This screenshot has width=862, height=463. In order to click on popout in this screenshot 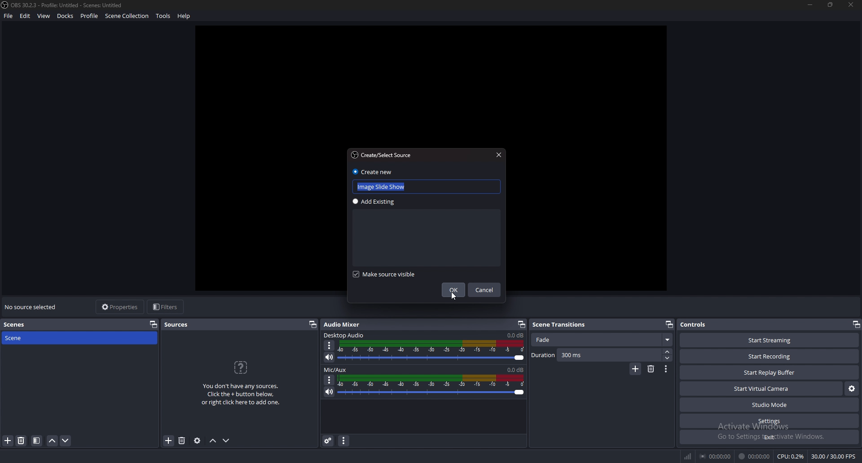, I will do `click(312, 324)`.